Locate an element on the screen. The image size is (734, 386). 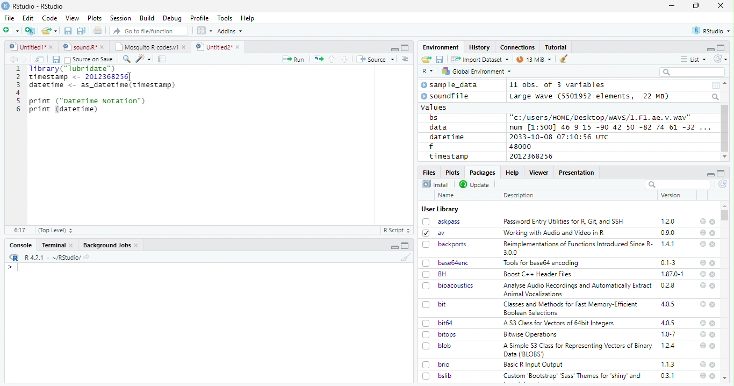
close is located at coordinates (713, 335).